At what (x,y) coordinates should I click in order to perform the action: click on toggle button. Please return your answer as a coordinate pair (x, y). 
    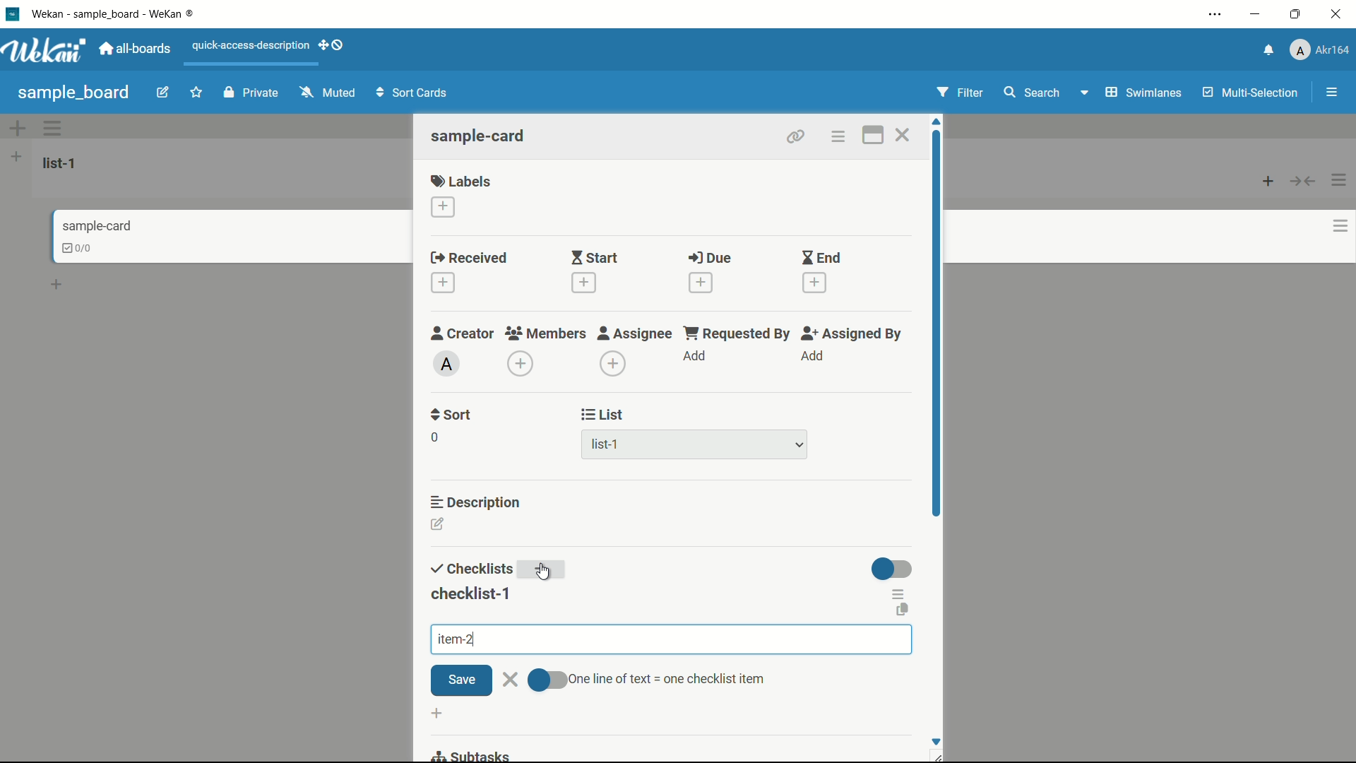
    Looking at the image, I should click on (545, 680).